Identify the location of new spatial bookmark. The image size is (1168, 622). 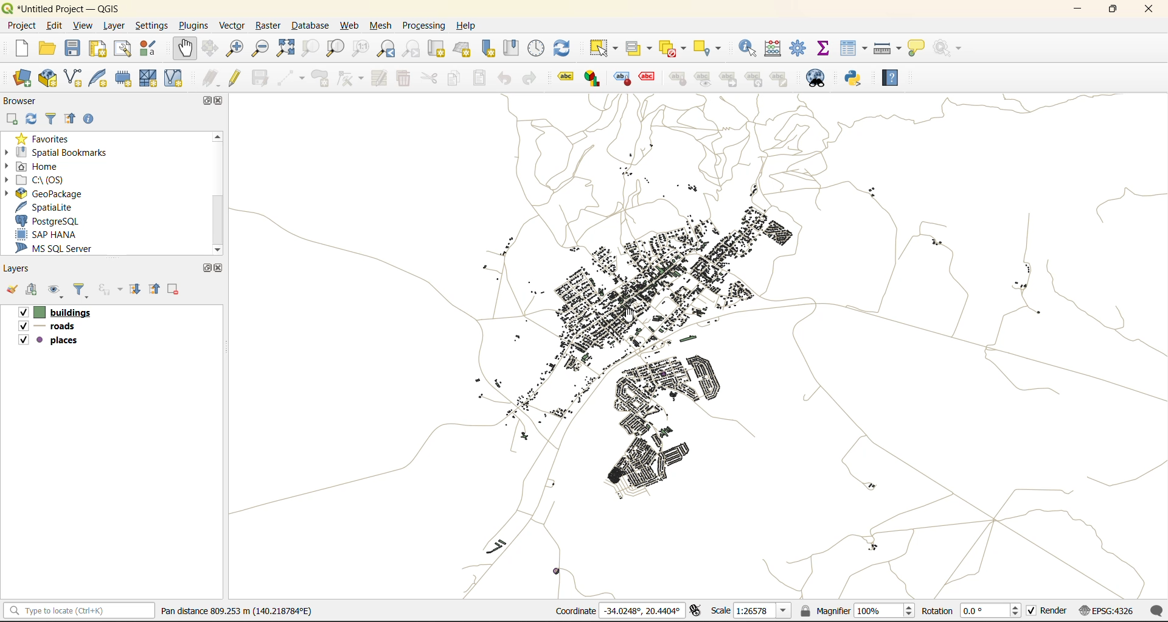
(488, 50).